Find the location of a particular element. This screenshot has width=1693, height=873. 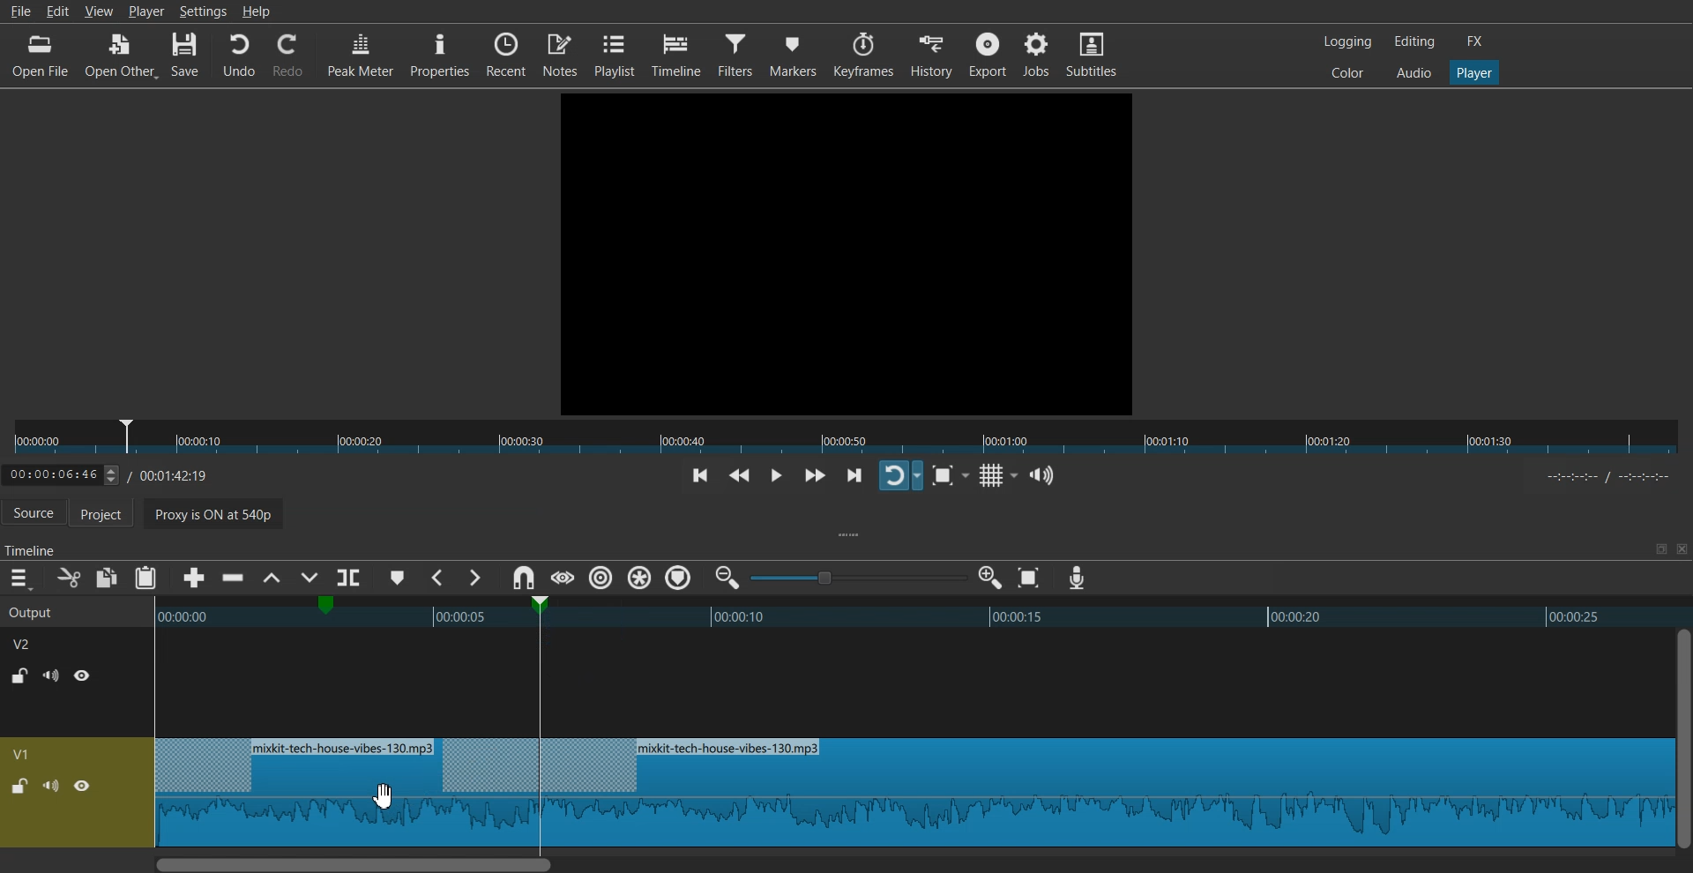

Audio is located at coordinates (1413, 71).